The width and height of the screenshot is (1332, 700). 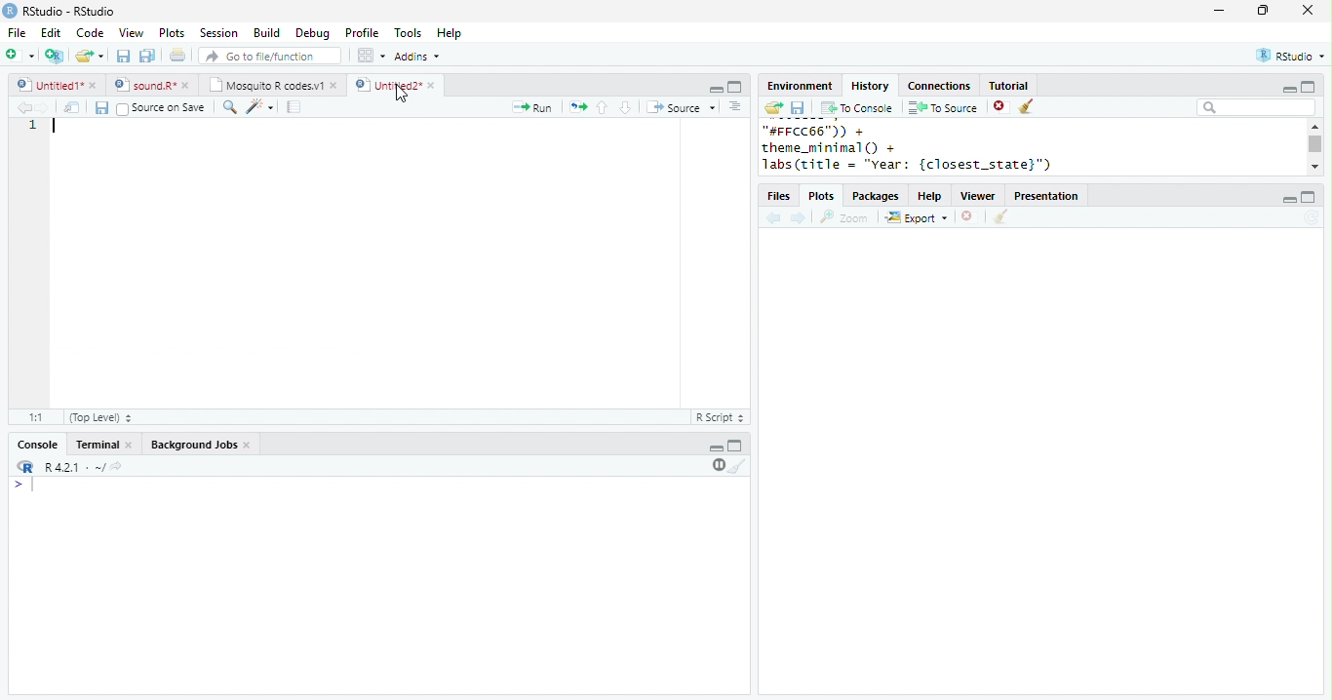 I want to click on Profile, so click(x=362, y=32).